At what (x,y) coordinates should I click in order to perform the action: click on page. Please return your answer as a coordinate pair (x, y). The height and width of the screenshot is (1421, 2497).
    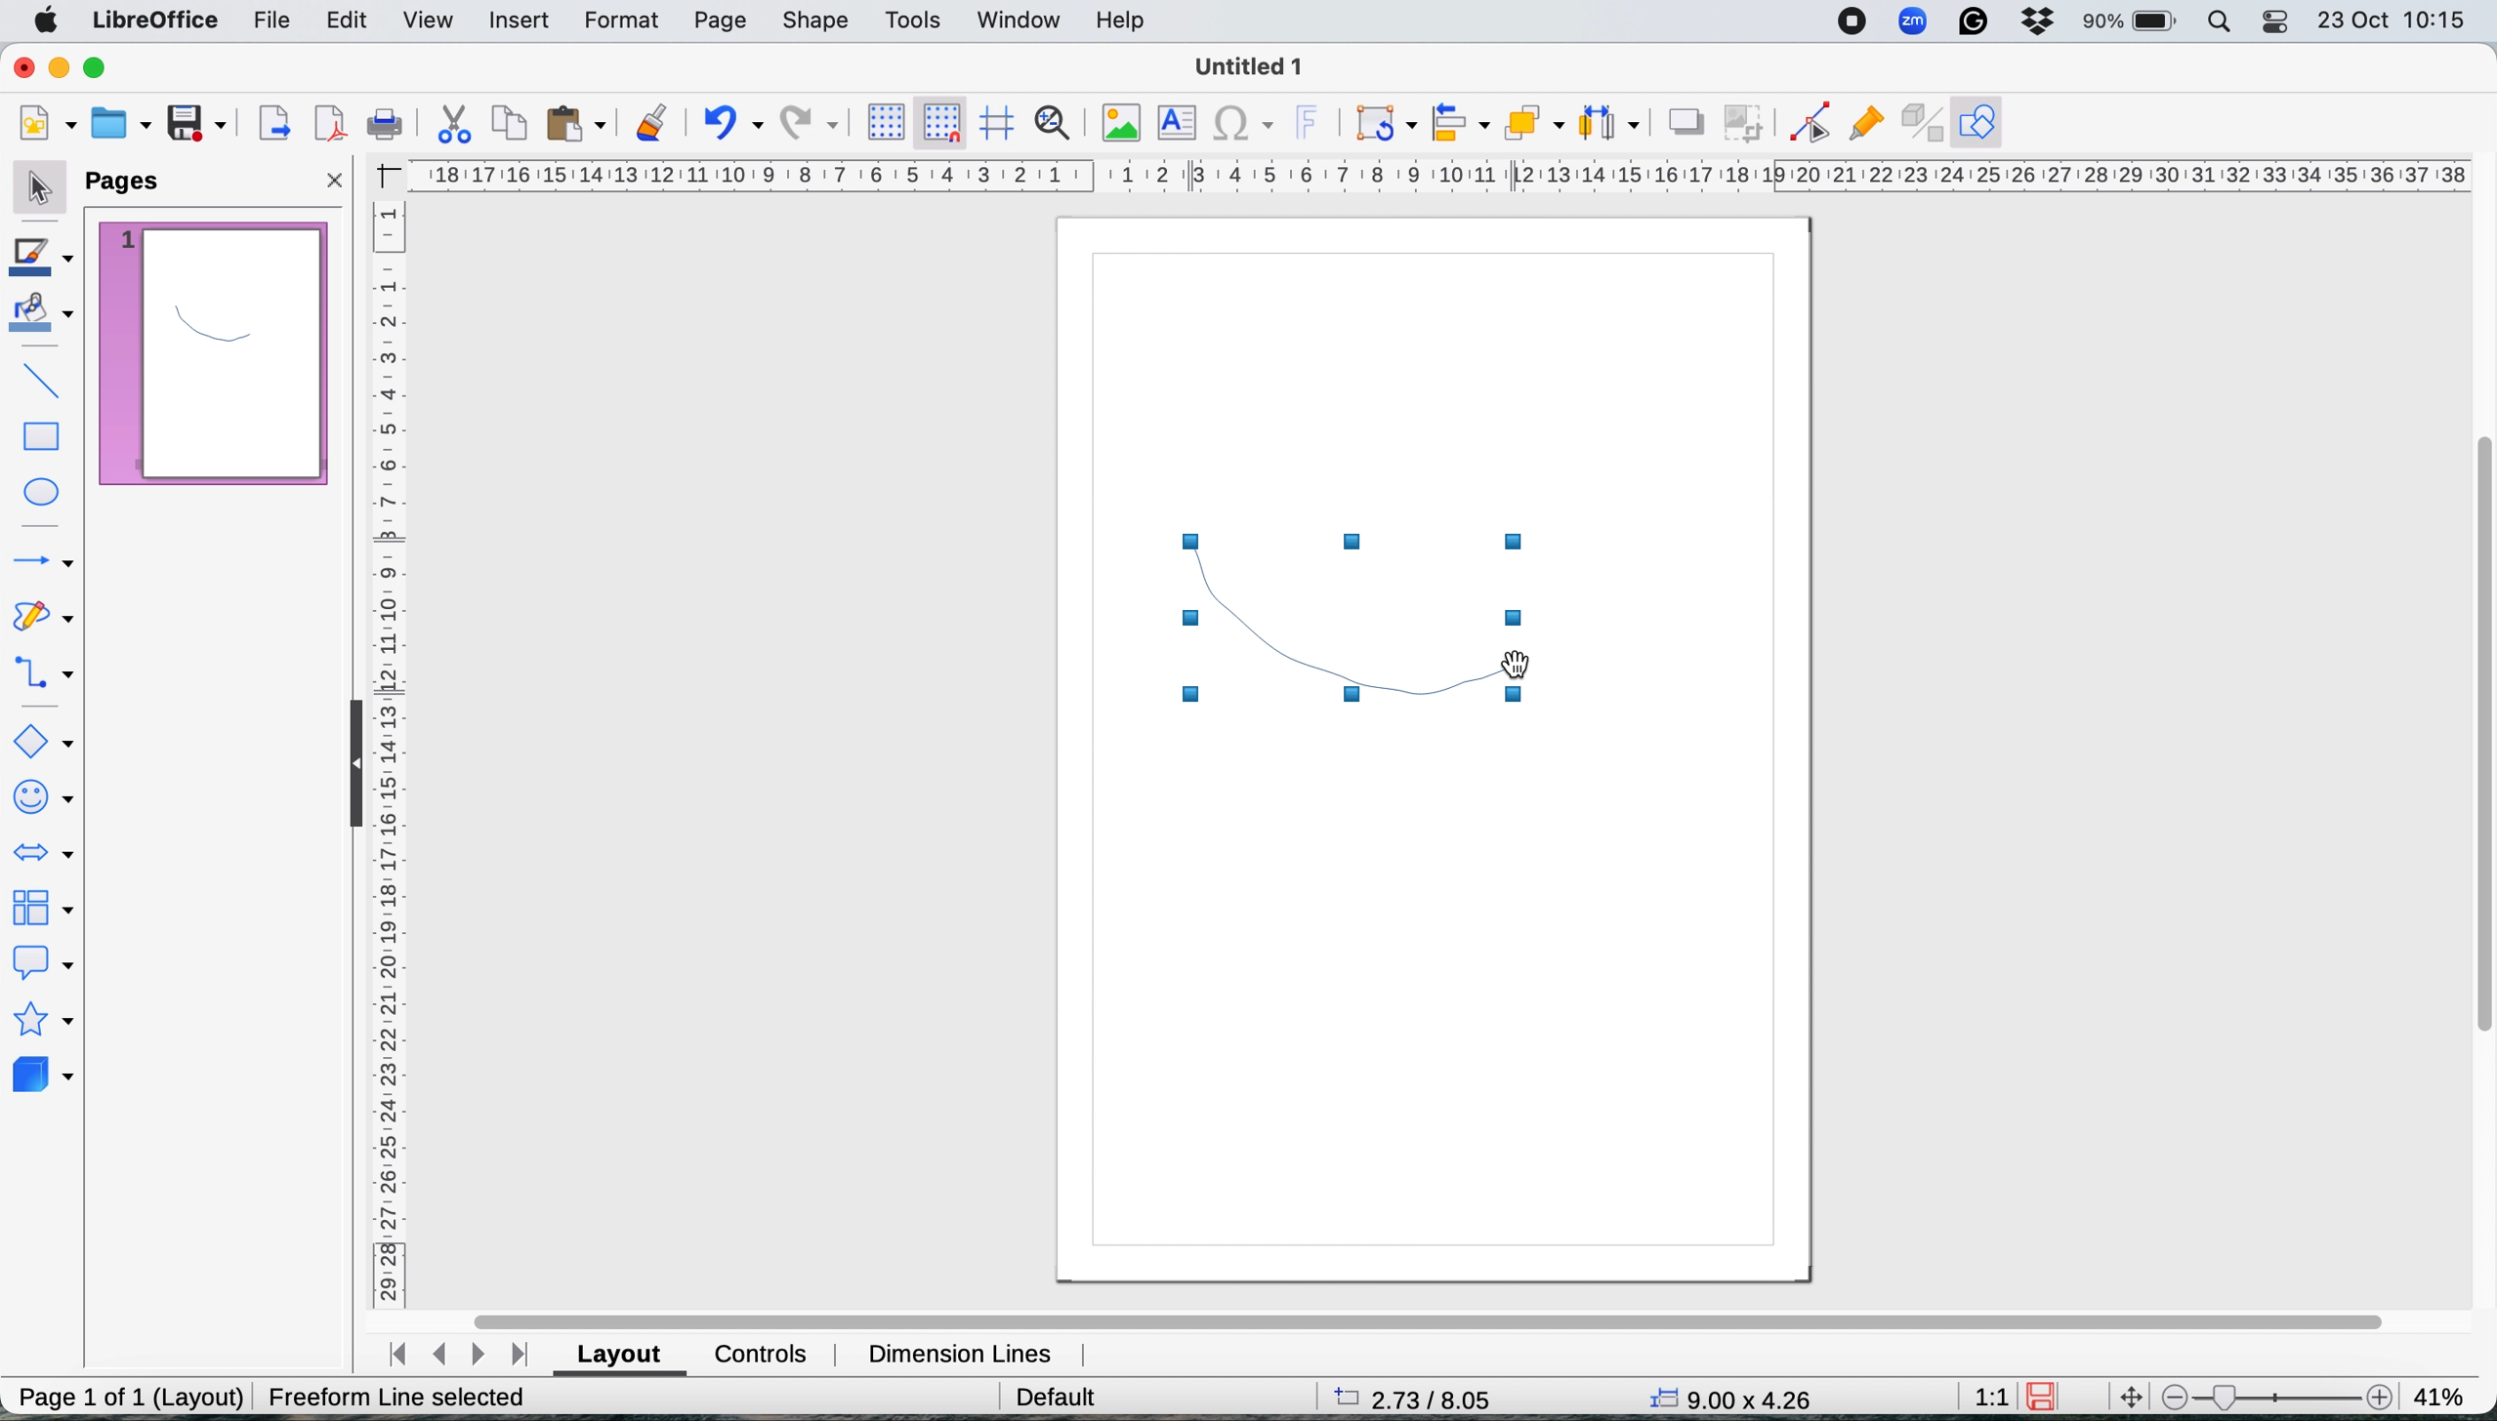
    Looking at the image, I should click on (723, 21).